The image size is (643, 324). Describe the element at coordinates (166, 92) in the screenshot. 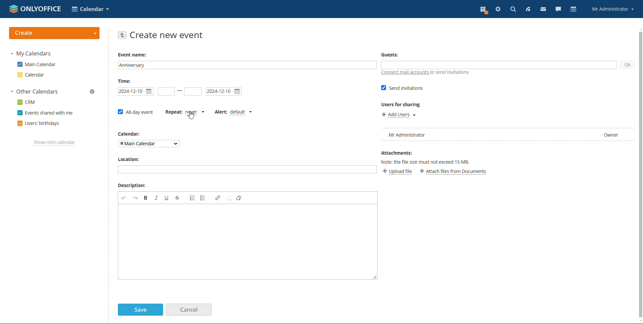

I see `start date` at that location.